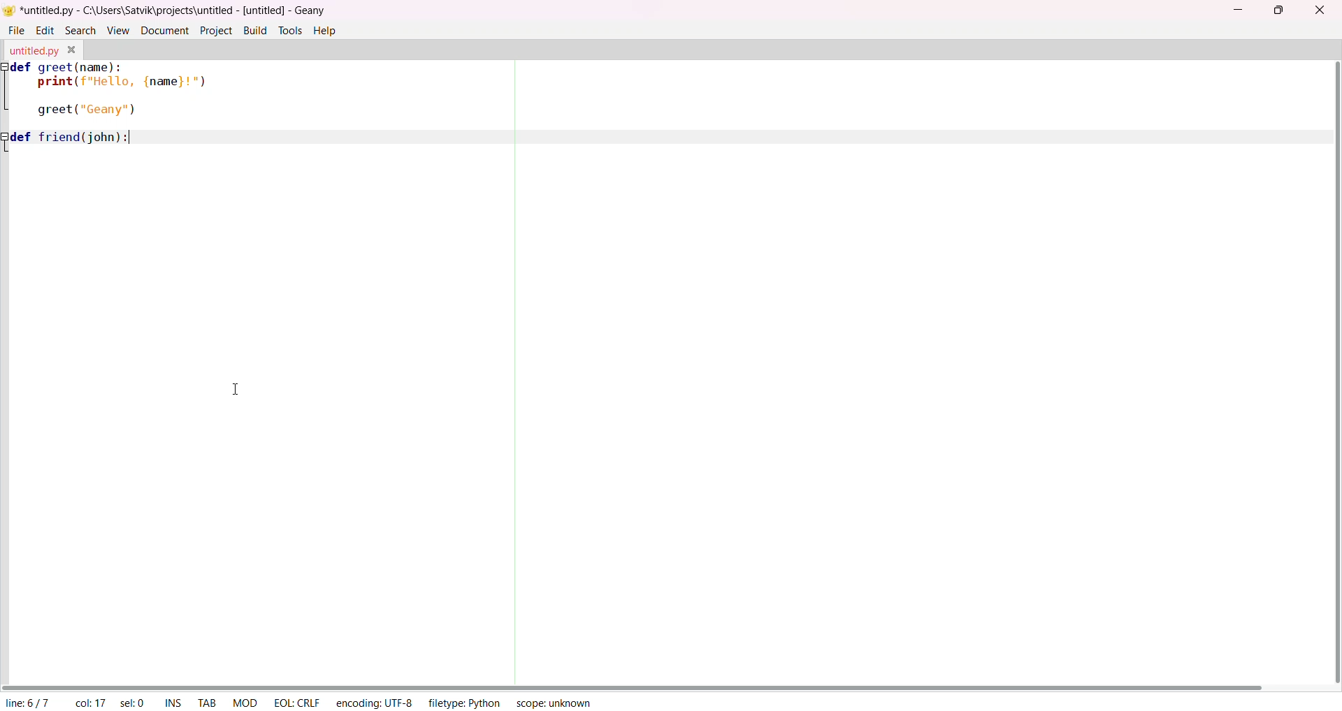 The image size is (1342, 711). What do you see at coordinates (242, 701) in the screenshot?
I see `MOD` at bounding box center [242, 701].